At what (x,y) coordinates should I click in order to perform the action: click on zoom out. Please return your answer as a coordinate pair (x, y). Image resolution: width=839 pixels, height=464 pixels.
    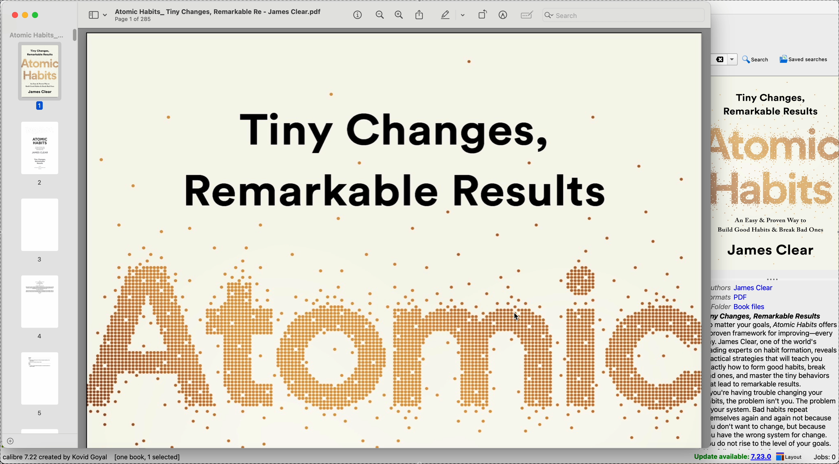
    Looking at the image, I should click on (380, 15).